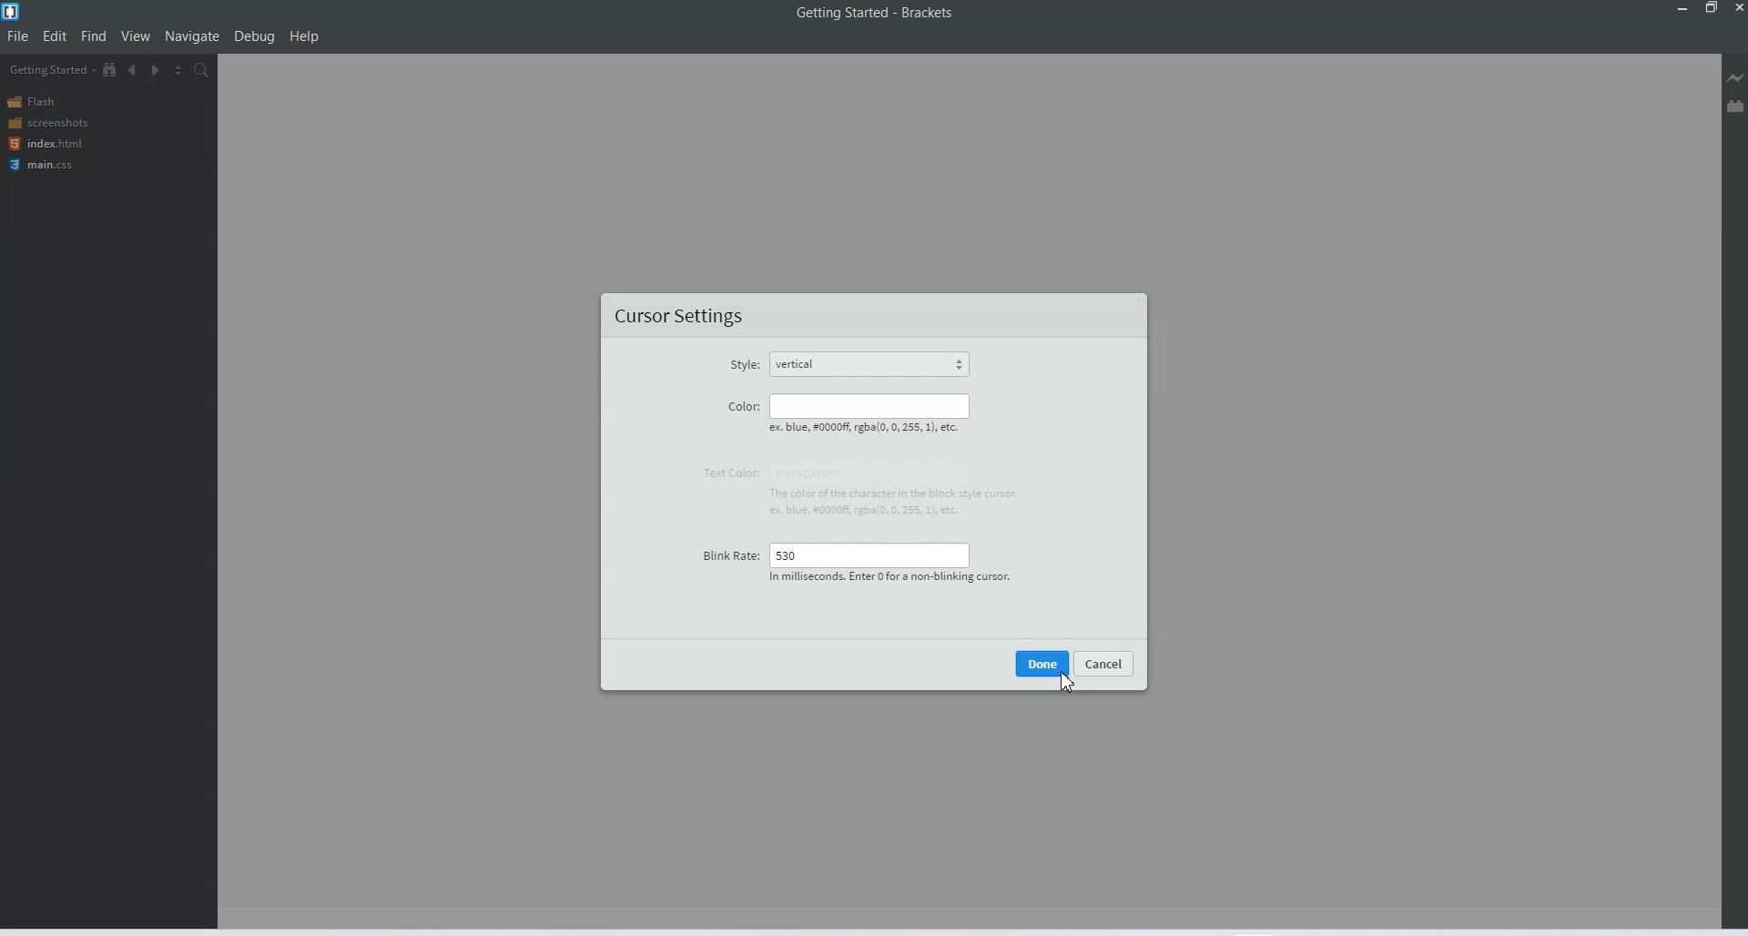 This screenshot has height=936, width=1748. What do you see at coordinates (1060, 680) in the screenshot?
I see `Cursor` at bounding box center [1060, 680].